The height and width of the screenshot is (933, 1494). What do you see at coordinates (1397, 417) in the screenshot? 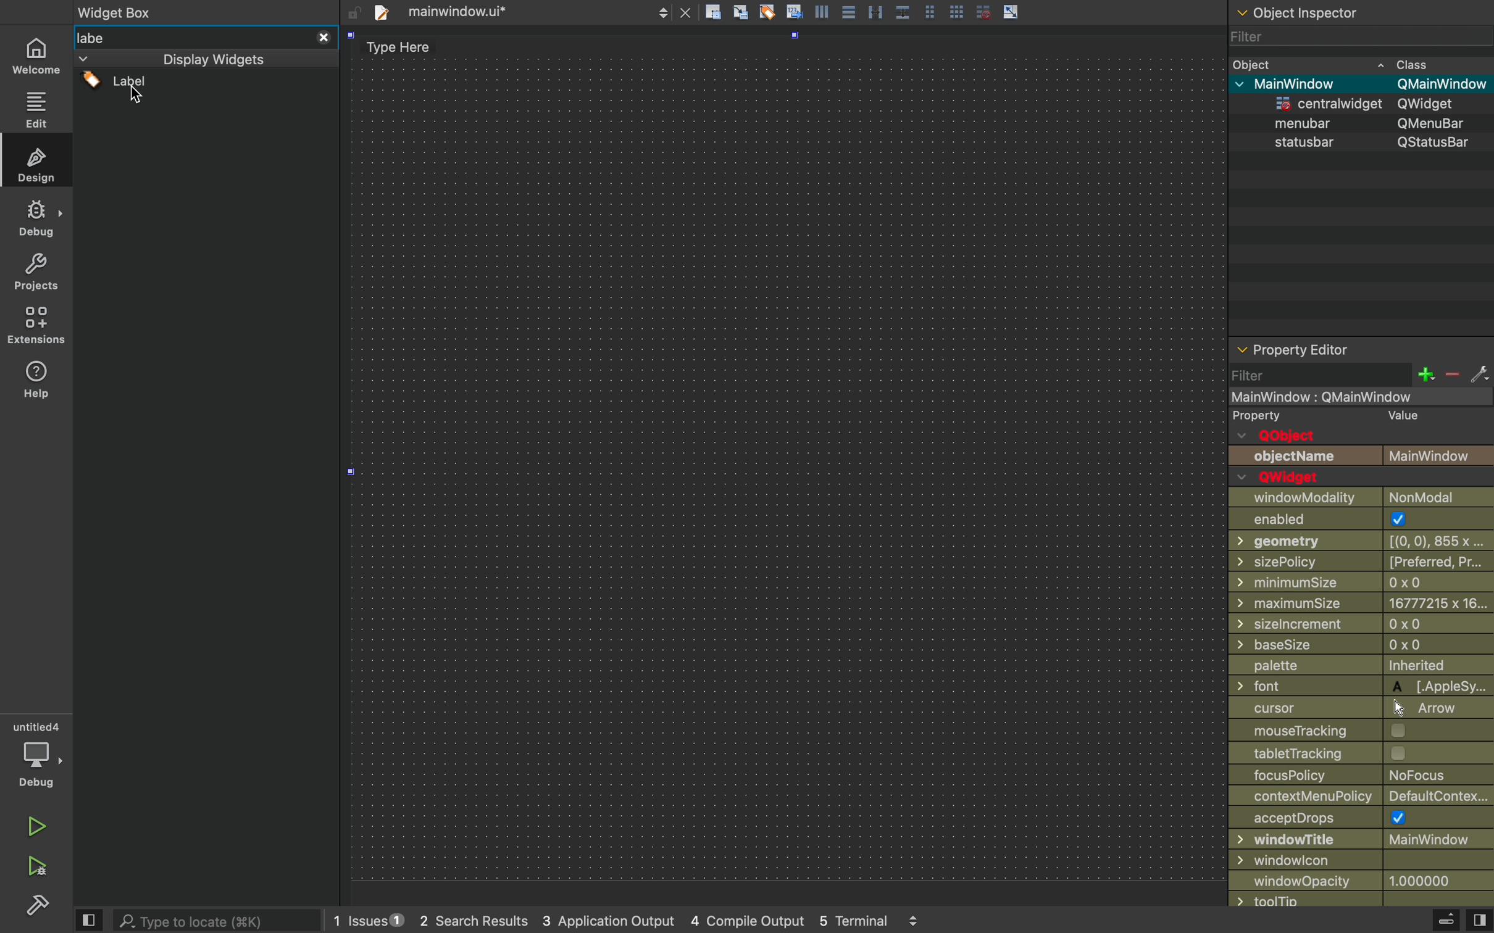
I see `value` at bounding box center [1397, 417].